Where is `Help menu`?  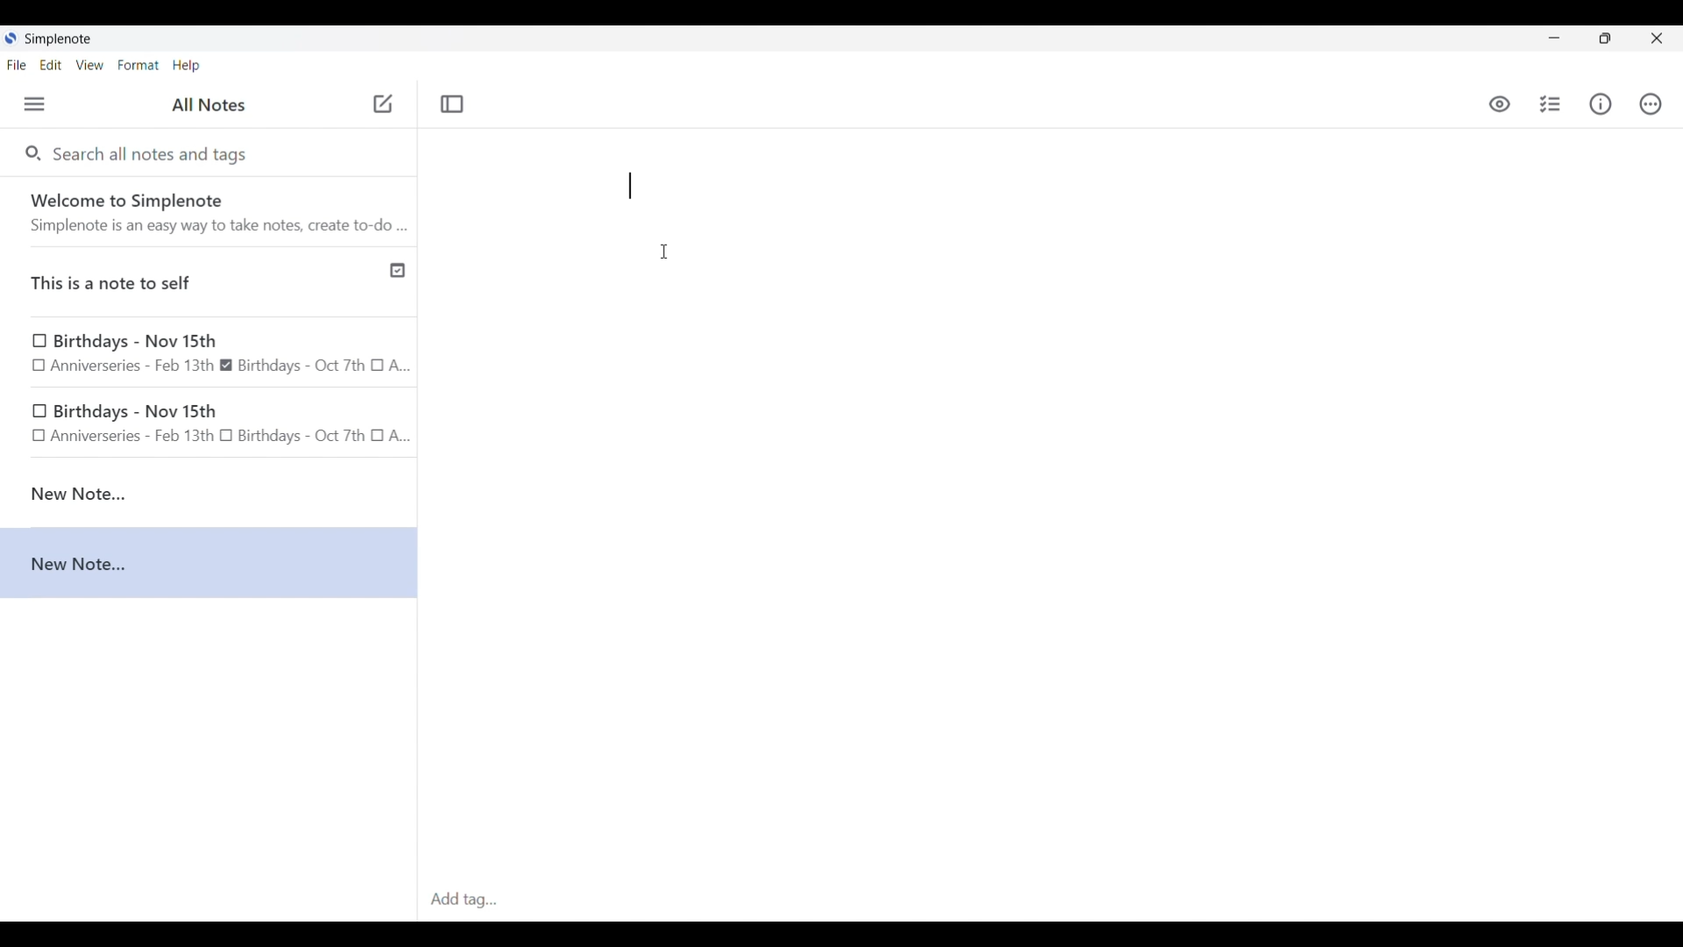
Help menu is located at coordinates (186, 65).